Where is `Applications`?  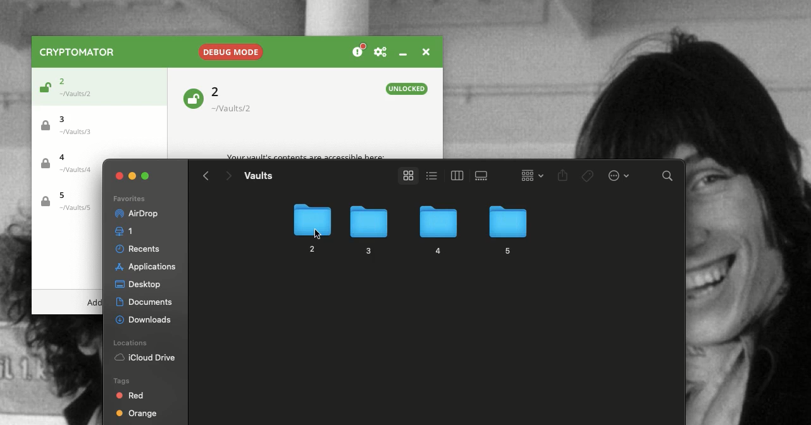
Applications is located at coordinates (144, 267).